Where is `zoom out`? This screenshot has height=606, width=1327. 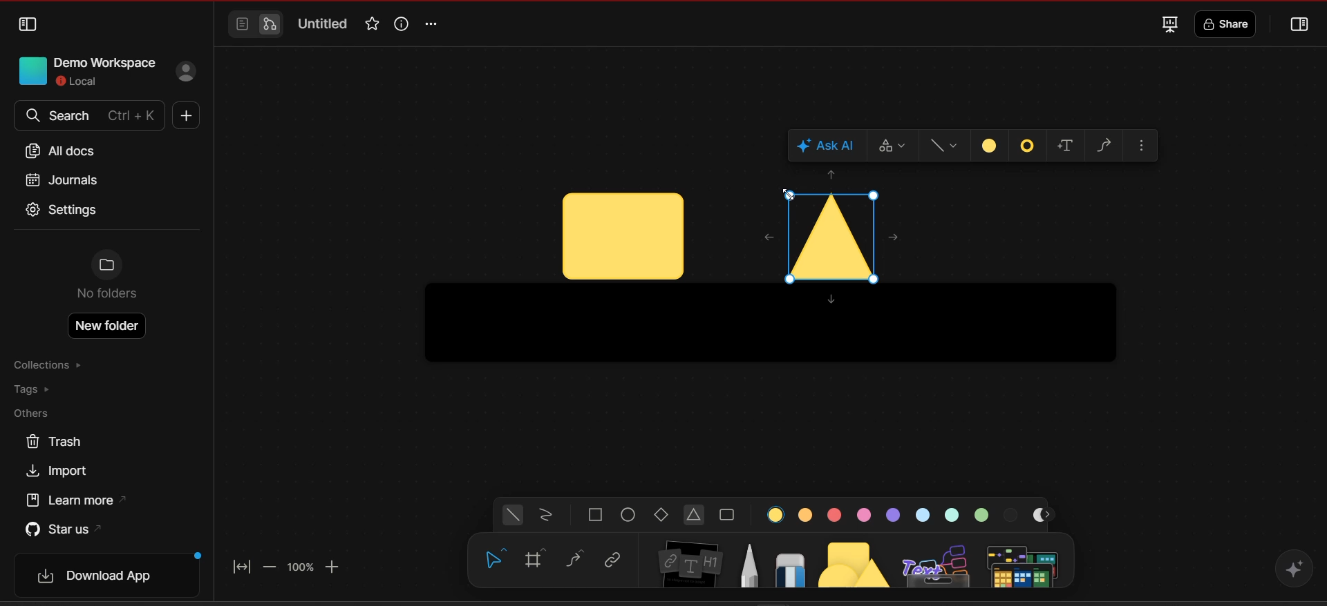 zoom out is located at coordinates (270, 566).